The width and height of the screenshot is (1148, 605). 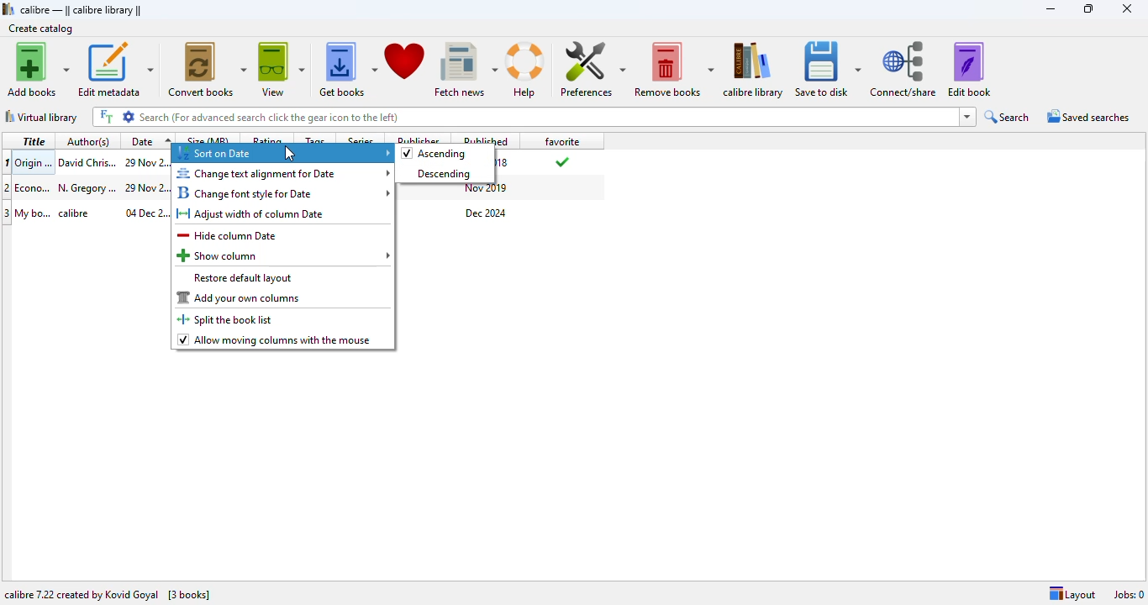 What do you see at coordinates (34, 162) in the screenshot?
I see `title` at bounding box center [34, 162].